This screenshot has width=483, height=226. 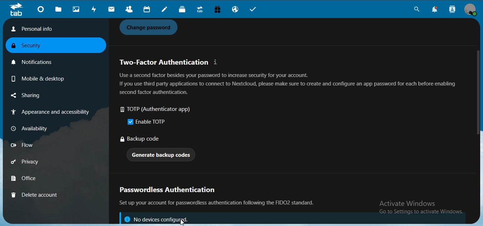 I want to click on cursor, so click(x=183, y=222).